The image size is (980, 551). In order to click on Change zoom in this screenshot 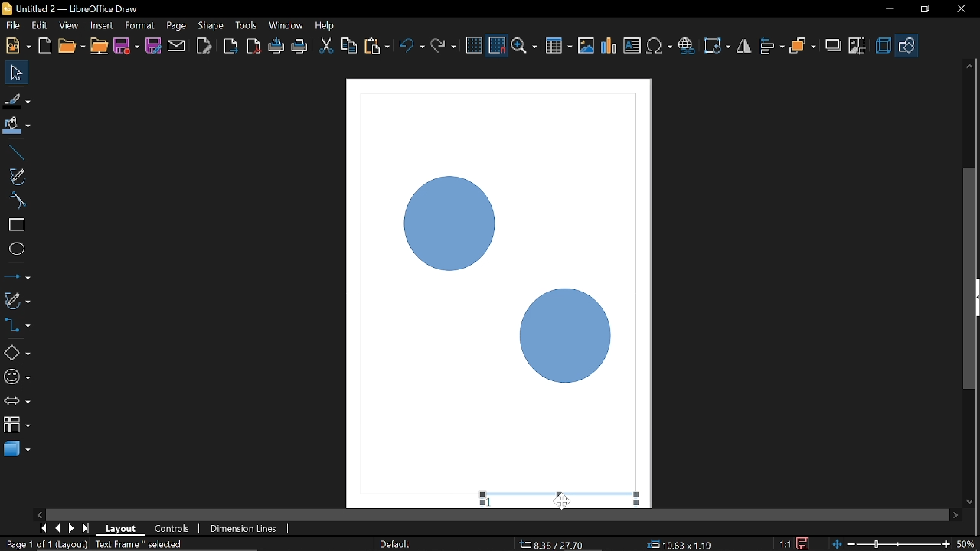, I will do `click(893, 543)`.